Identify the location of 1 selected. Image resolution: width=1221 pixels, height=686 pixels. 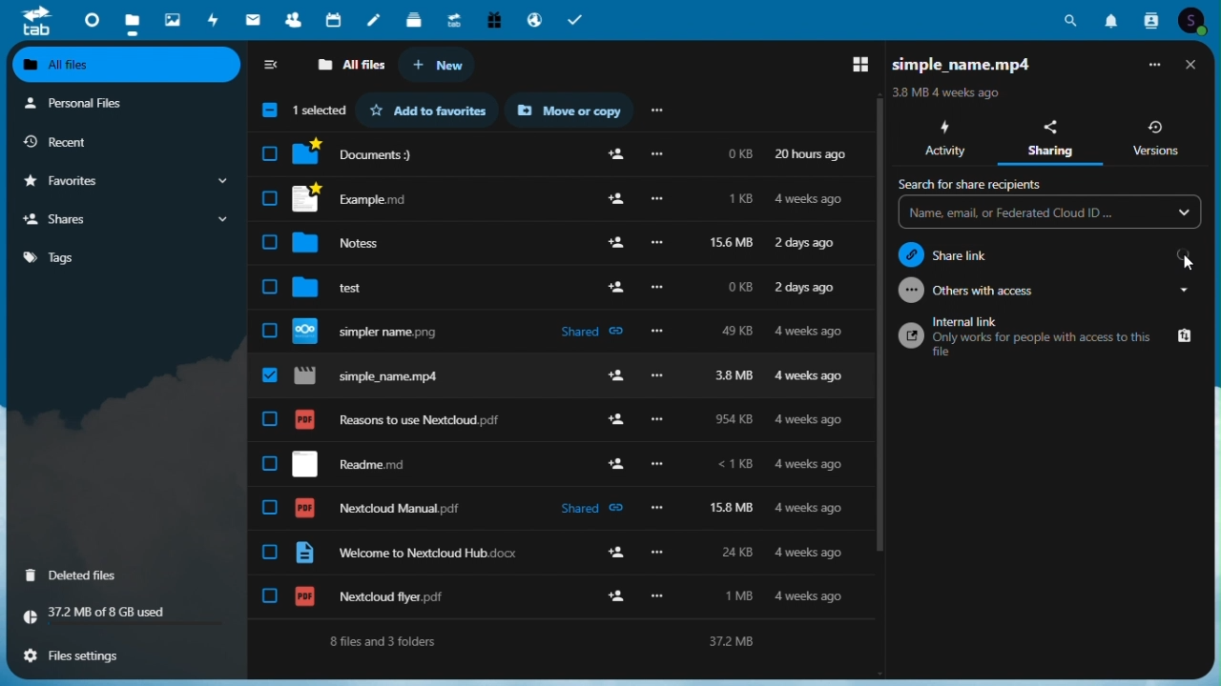
(302, 111).